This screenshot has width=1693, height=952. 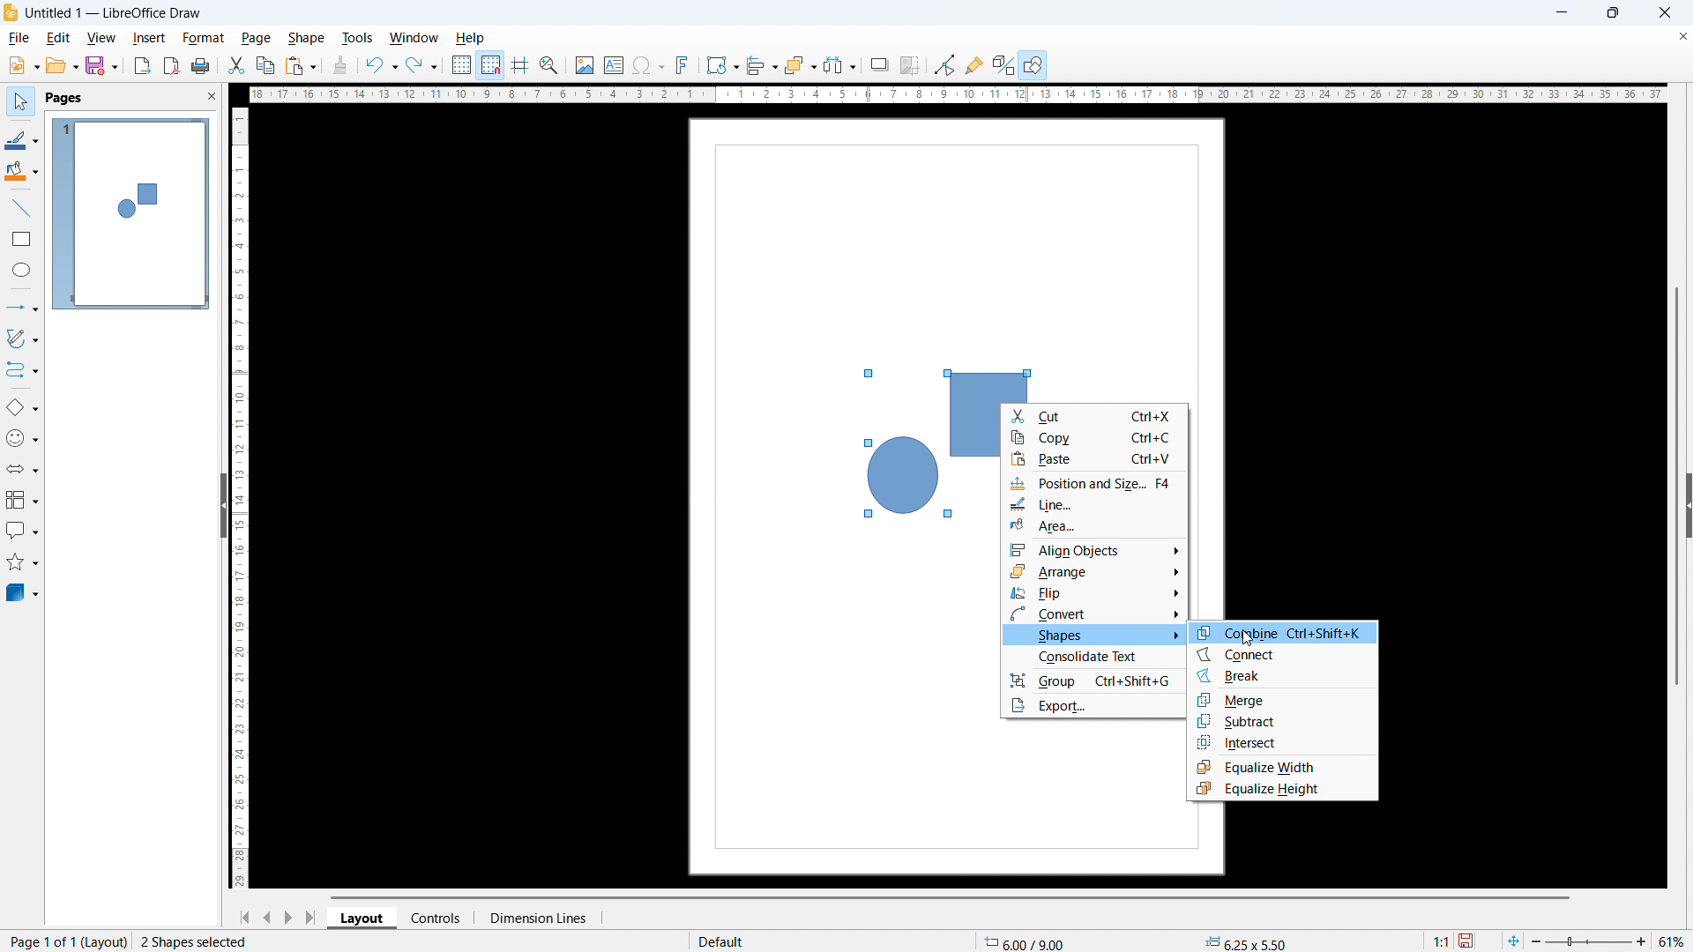 What do you see at coordinates (114, 13) in the screenshot?
I see `document title` at bounding box center [114, 13].